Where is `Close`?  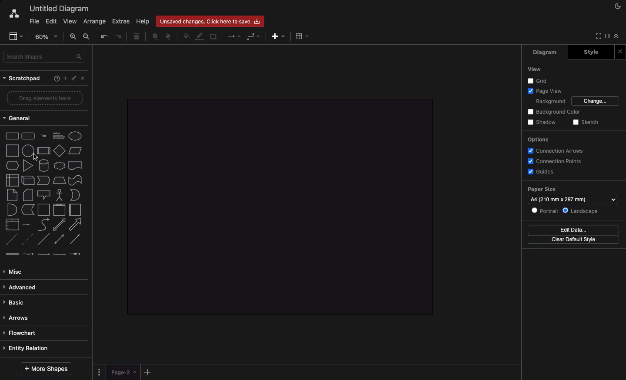
Close is located at coordinates (83, 79).